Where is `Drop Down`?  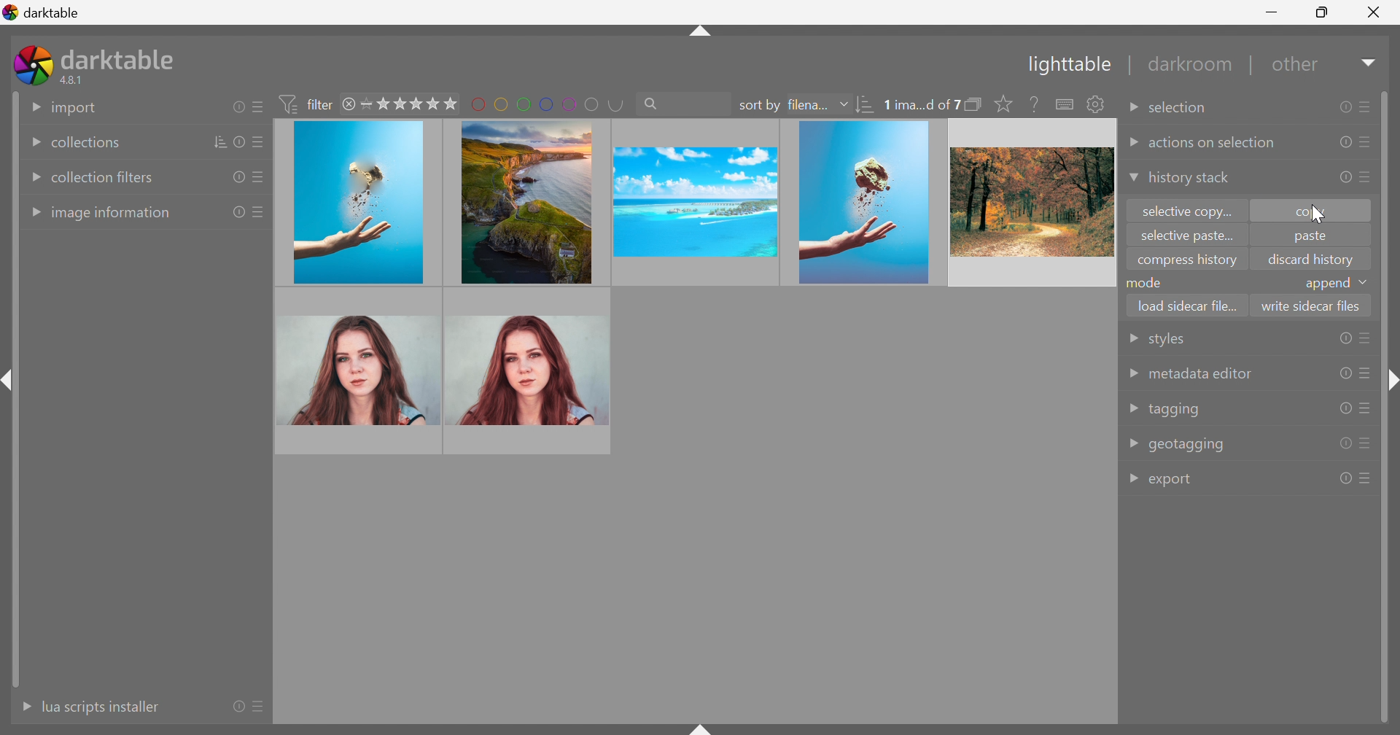 Drop Down is located at coordinates (1133, 442).